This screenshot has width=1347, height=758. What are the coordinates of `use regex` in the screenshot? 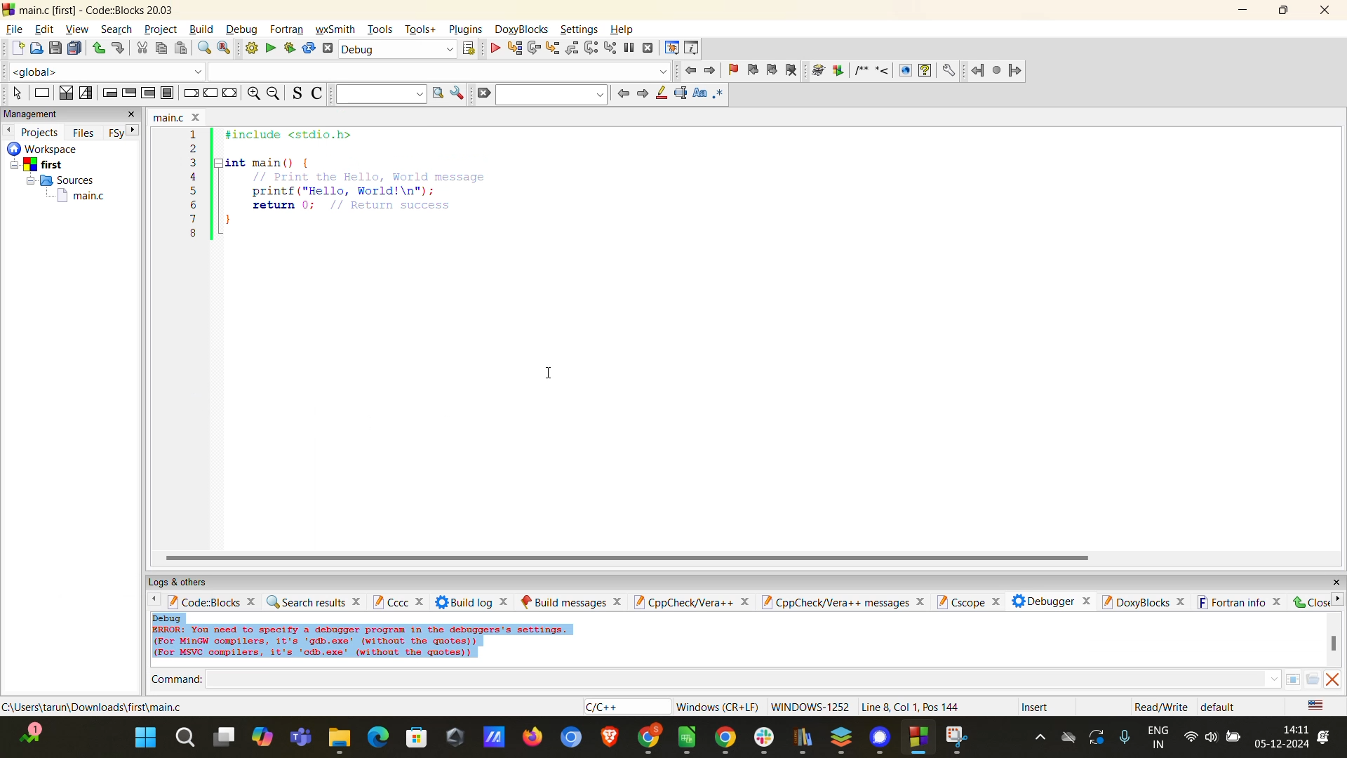 It's located at (723, 95).